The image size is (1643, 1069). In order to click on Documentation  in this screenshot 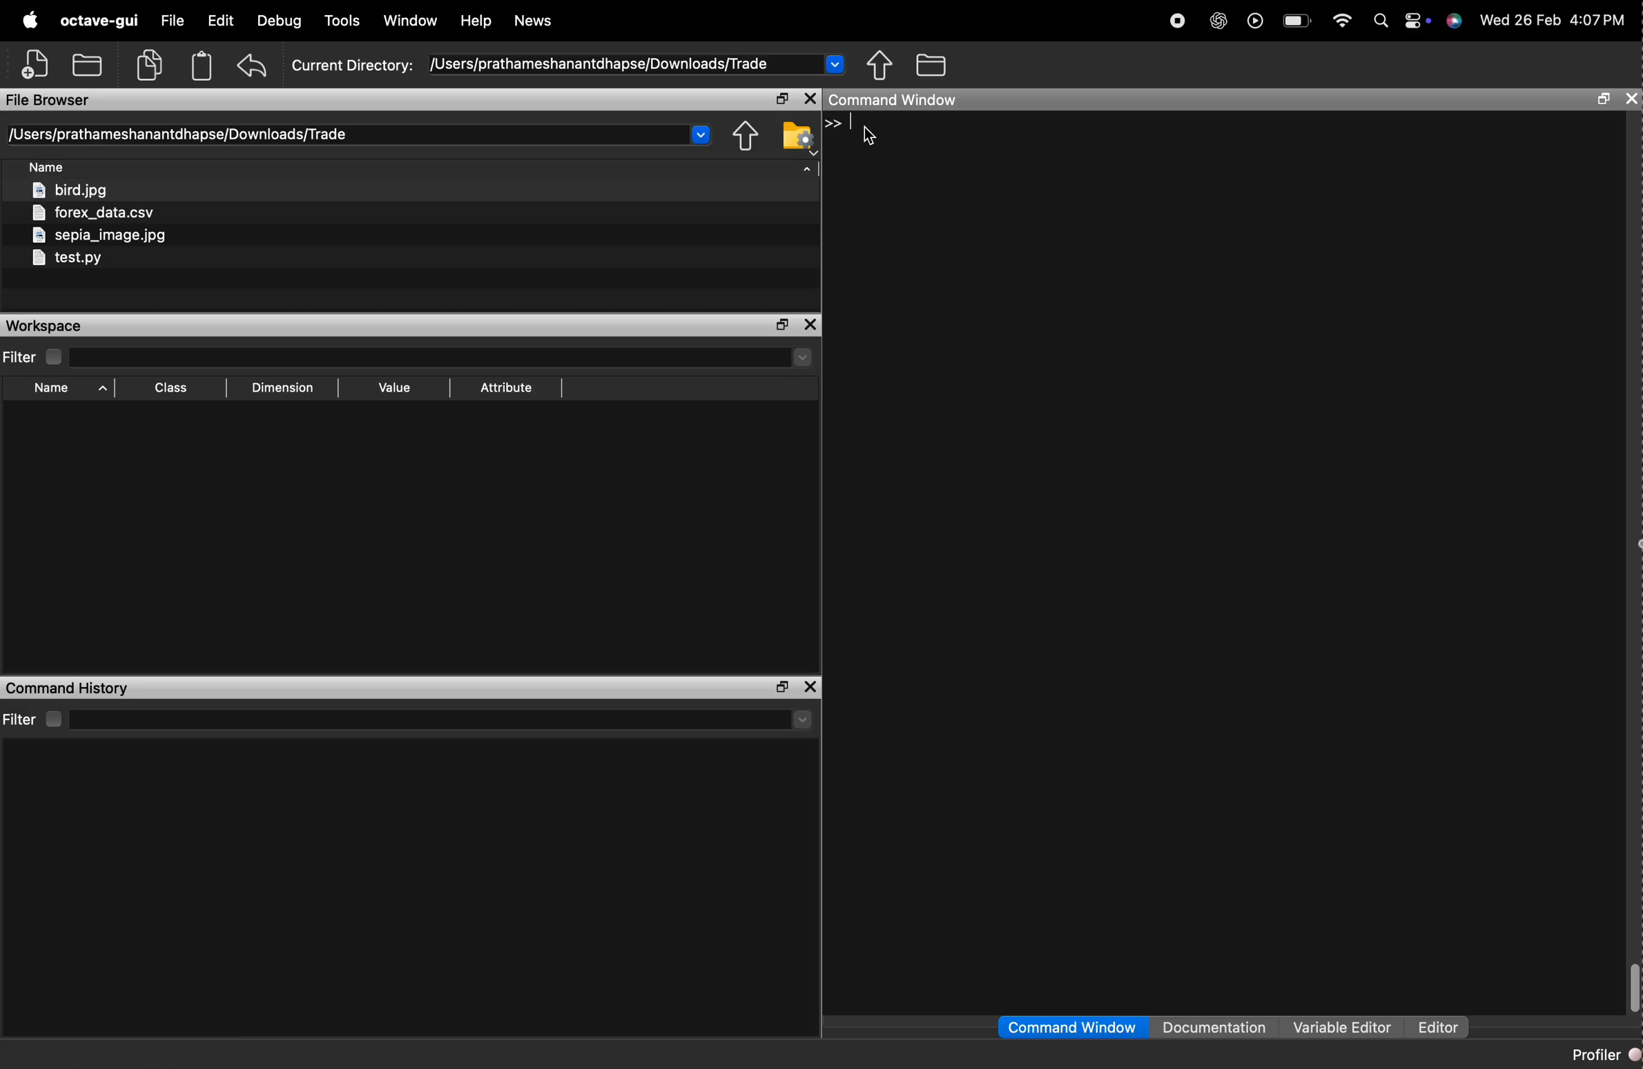, I will do `click(1216, 1025)`.